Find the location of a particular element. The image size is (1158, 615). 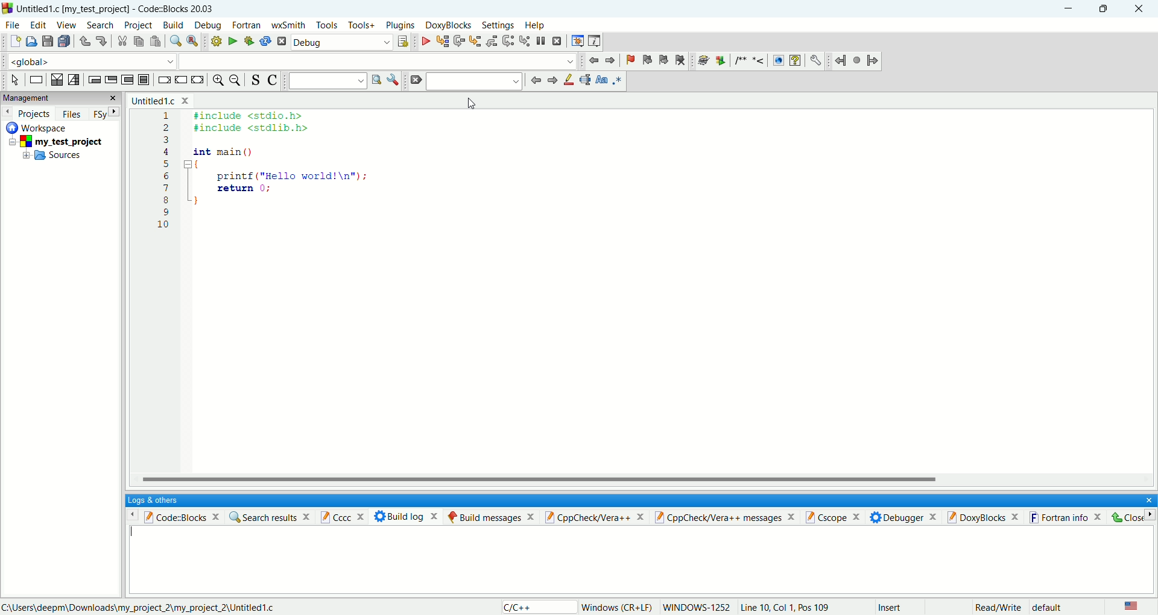

project is located at coordinates (62, 140).